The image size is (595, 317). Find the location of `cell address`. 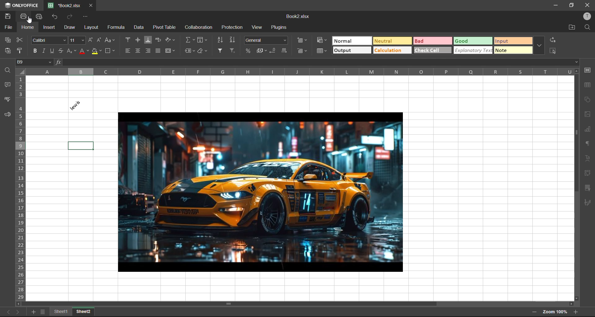

cell address is located at coordinates (35, 63).